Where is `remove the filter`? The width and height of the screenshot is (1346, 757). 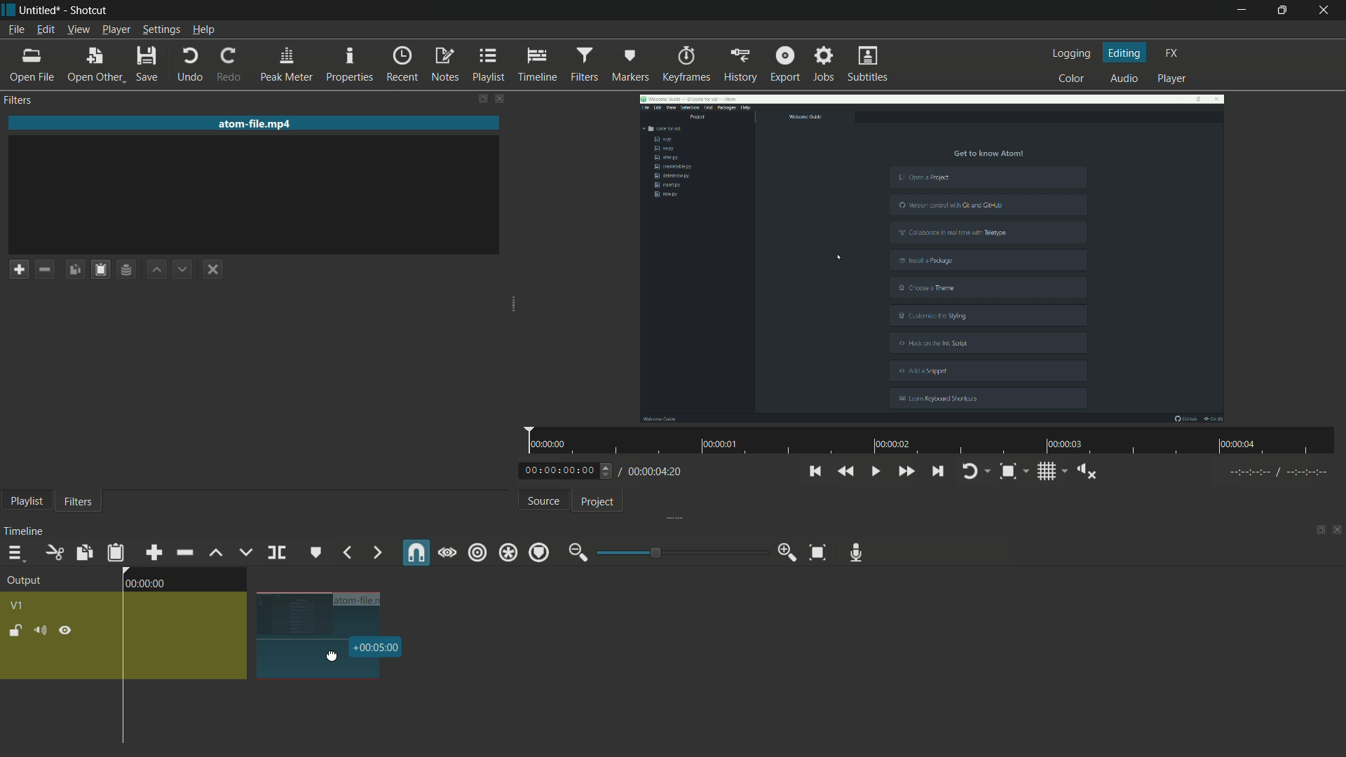 remove the filter is located at coordinates (44, 271).